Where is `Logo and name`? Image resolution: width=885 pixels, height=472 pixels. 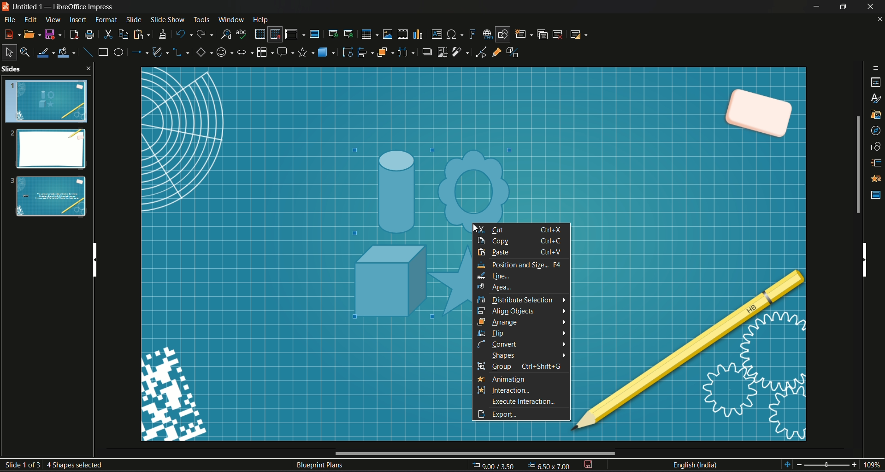 Logo and name is located at coordinates (60, 7).